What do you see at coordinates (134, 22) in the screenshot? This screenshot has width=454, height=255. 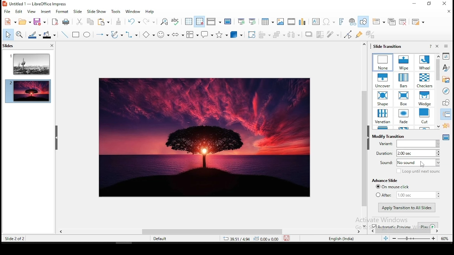 I see `undo` at bounding box center [134, 22].